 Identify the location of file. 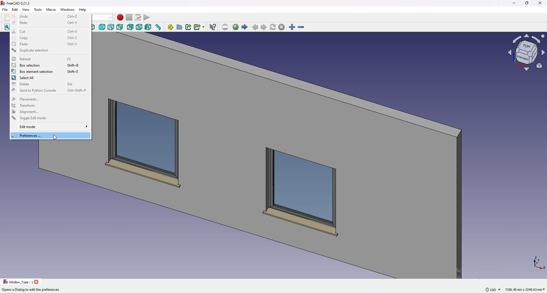
(5, 10).